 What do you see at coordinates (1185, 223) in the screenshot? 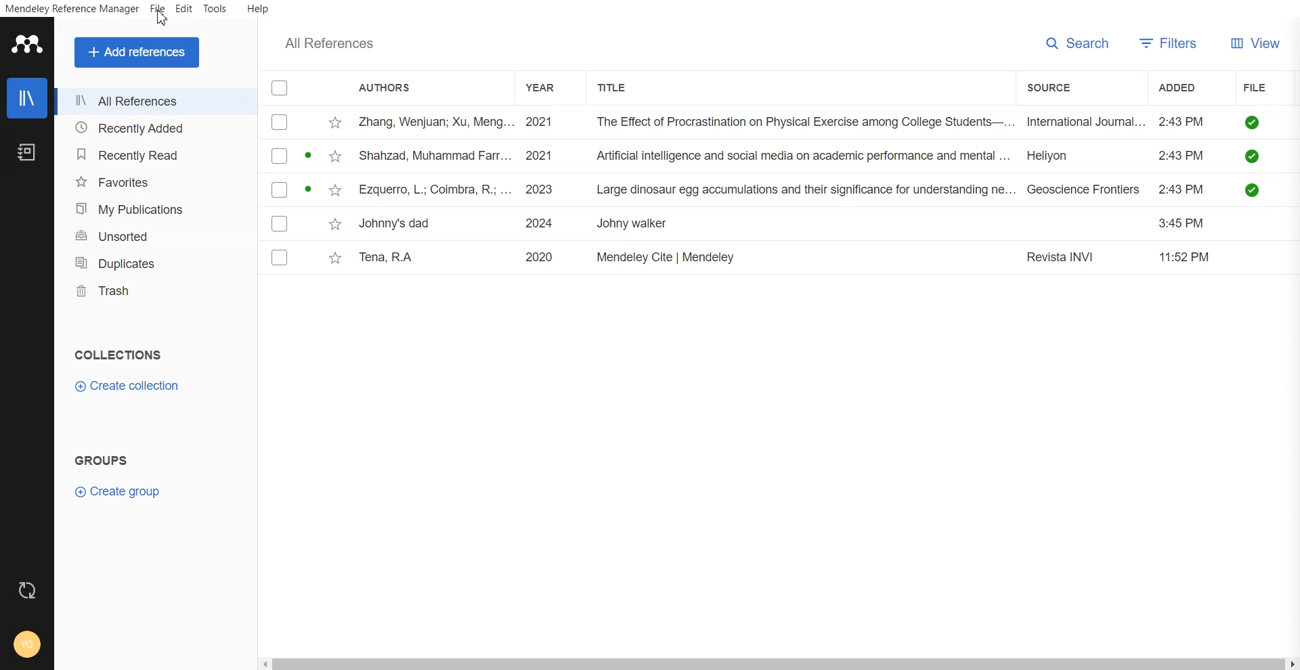
I see `3:45 PM` at bounding box center [1185, 223].